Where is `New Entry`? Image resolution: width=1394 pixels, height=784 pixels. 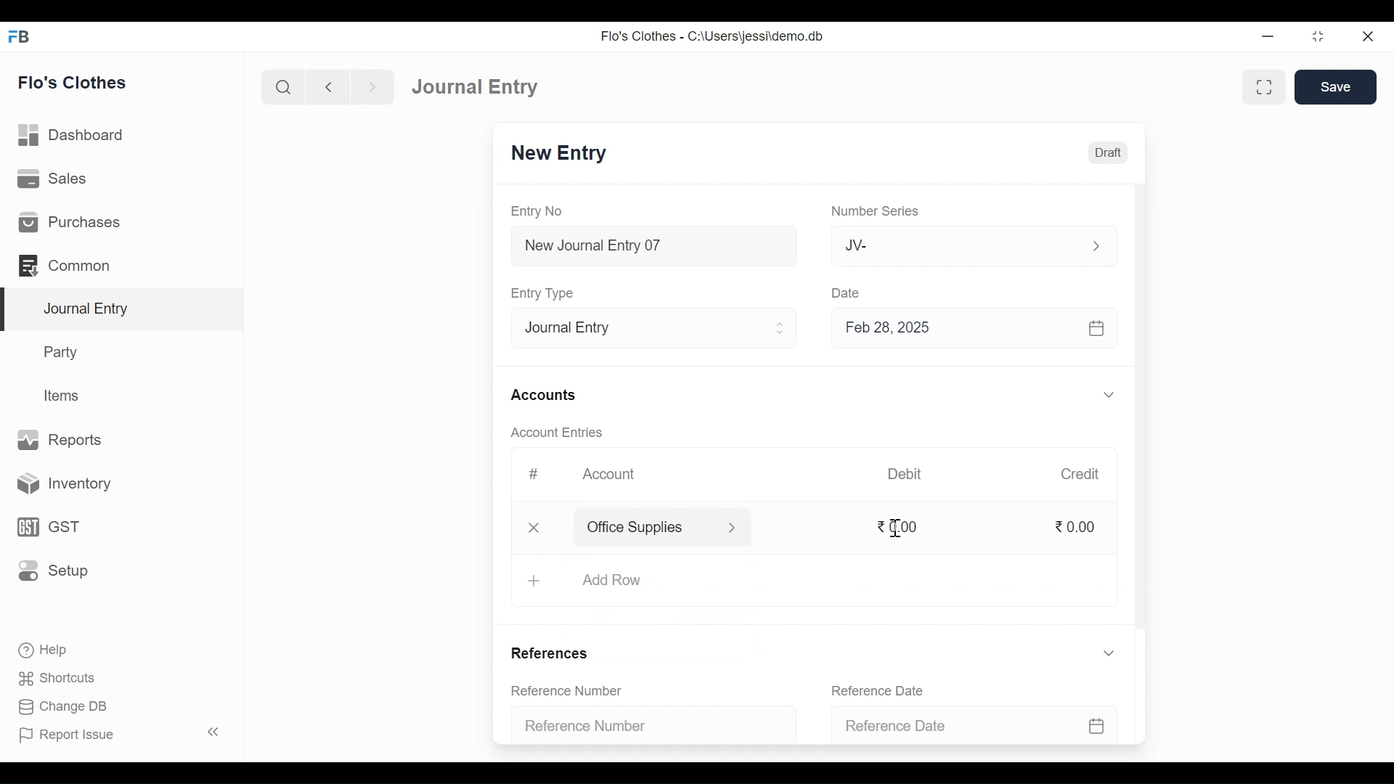
New Entry is located at coordinates (563, 153).